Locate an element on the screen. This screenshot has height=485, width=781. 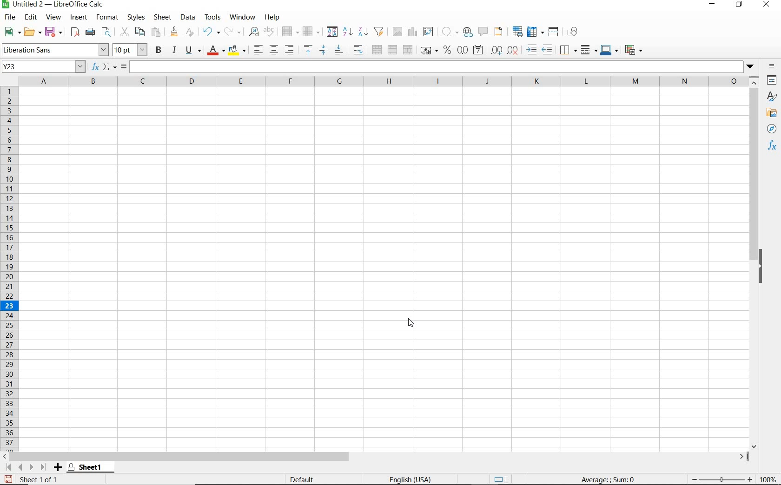
DATA is located at coordinates (188, 18).